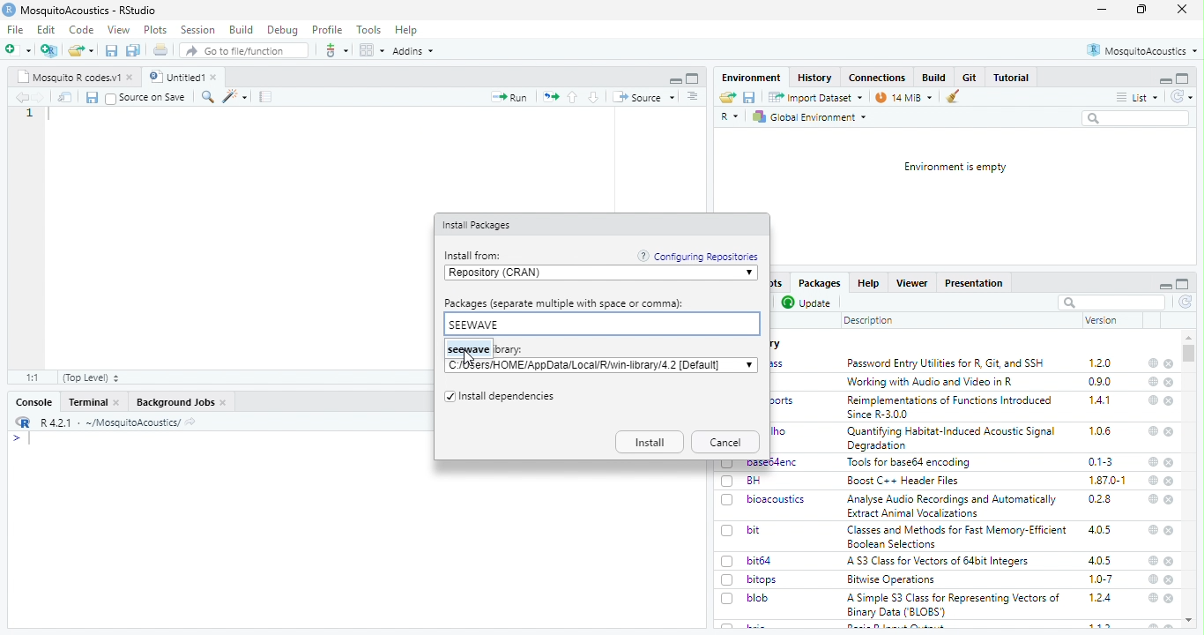 This screenshot has height=635, width=1204. I want to click on BH, so click(754, 481).